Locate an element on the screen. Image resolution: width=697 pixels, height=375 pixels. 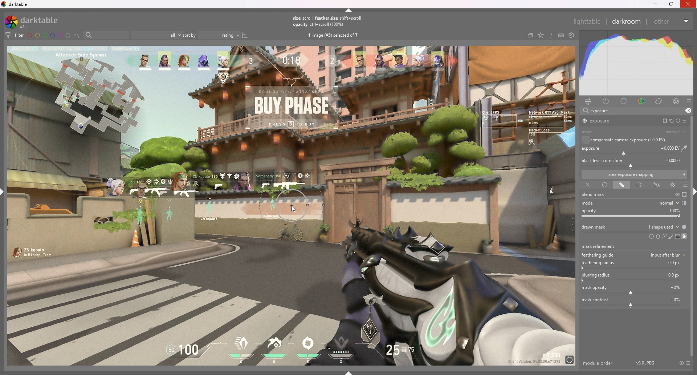
off is located at coordinates (587, 185).